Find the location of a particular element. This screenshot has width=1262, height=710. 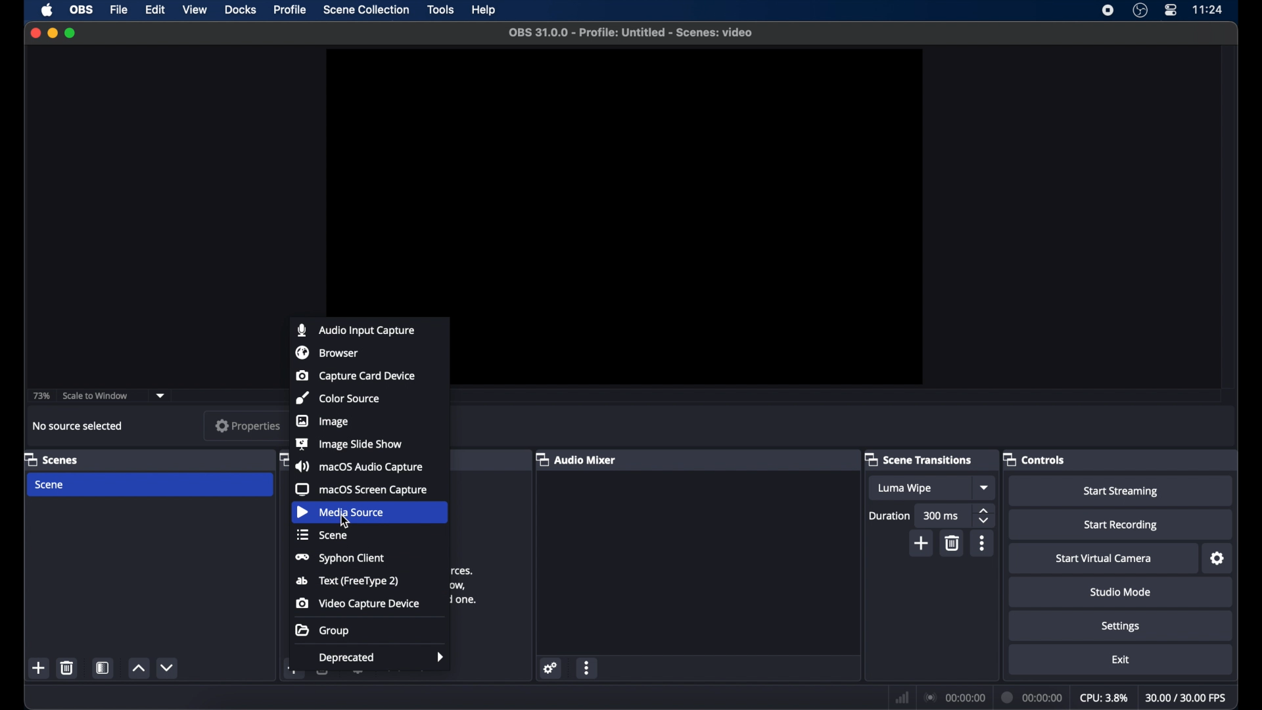

dropdown is located at coordinates (161, 396).